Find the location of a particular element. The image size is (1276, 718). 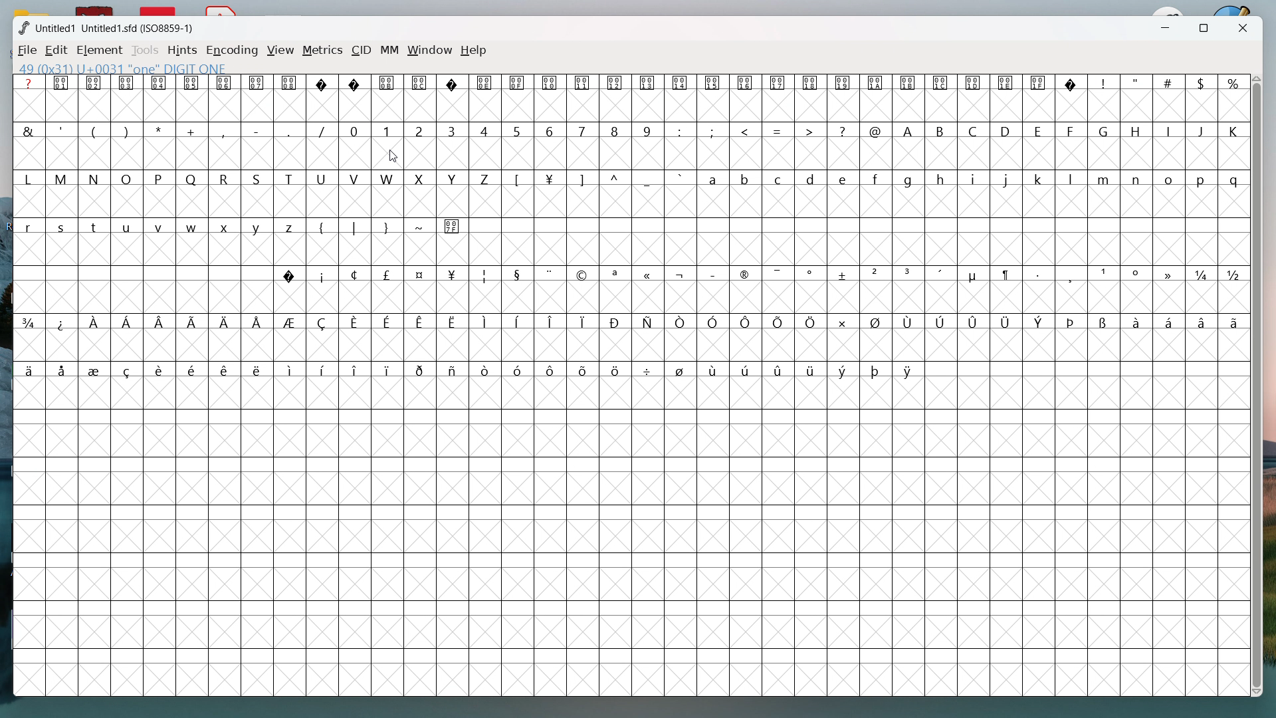

t is located at coordinates (94, 225).